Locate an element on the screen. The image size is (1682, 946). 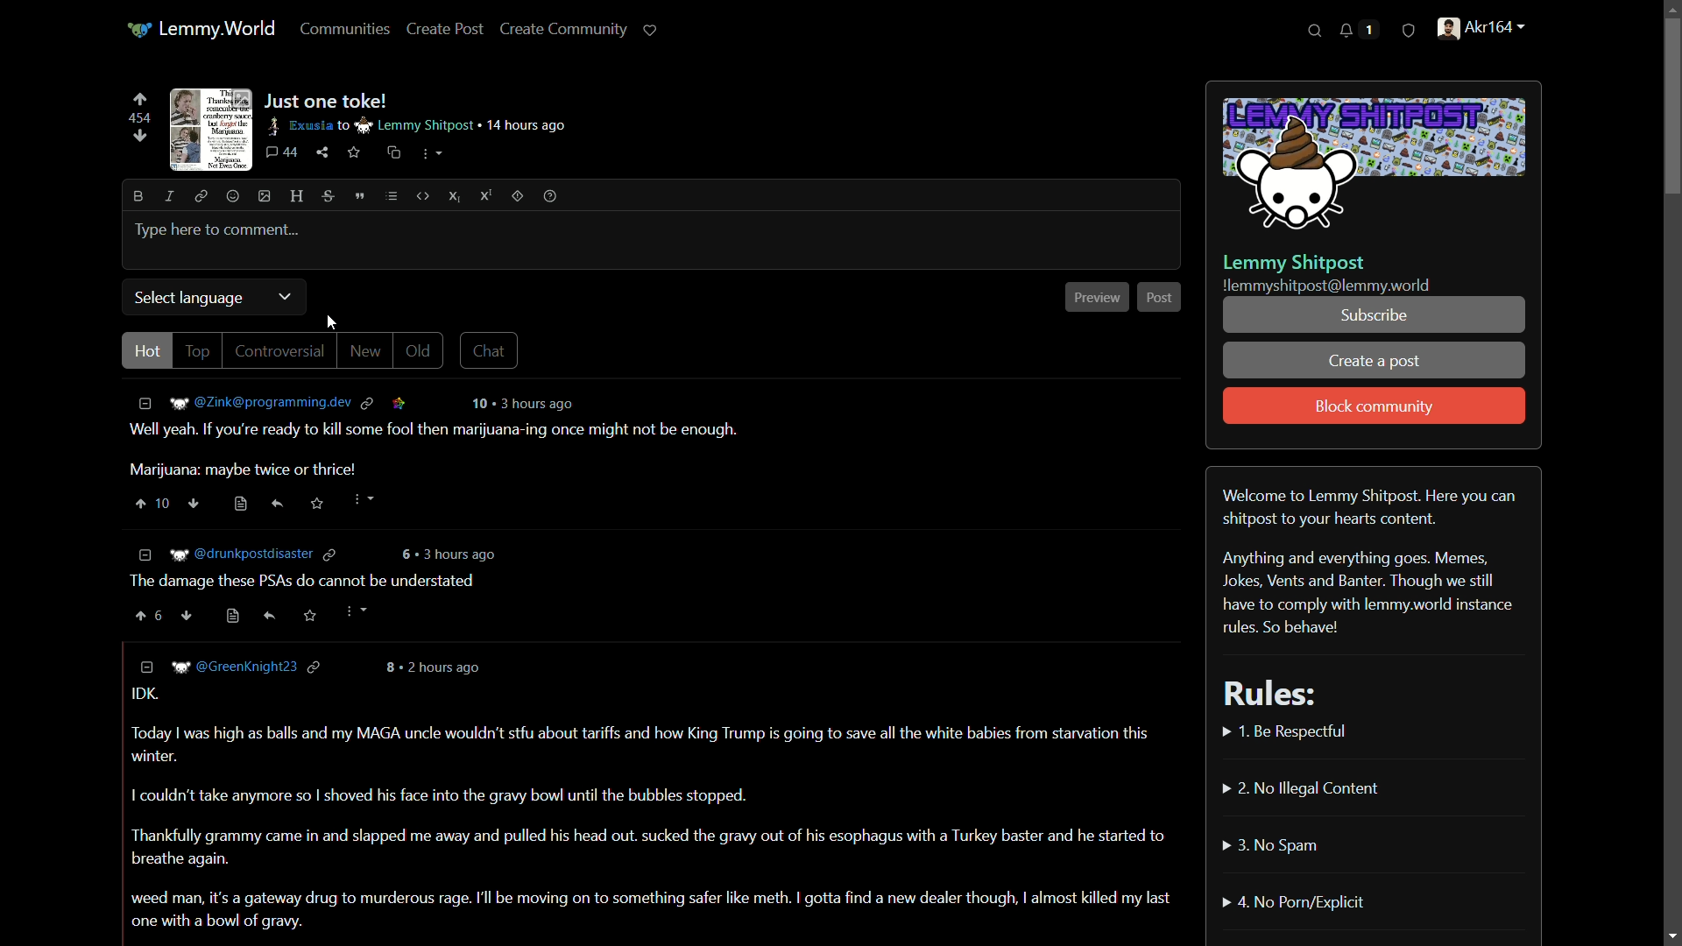
outlier is located at coordinates (516, 196).